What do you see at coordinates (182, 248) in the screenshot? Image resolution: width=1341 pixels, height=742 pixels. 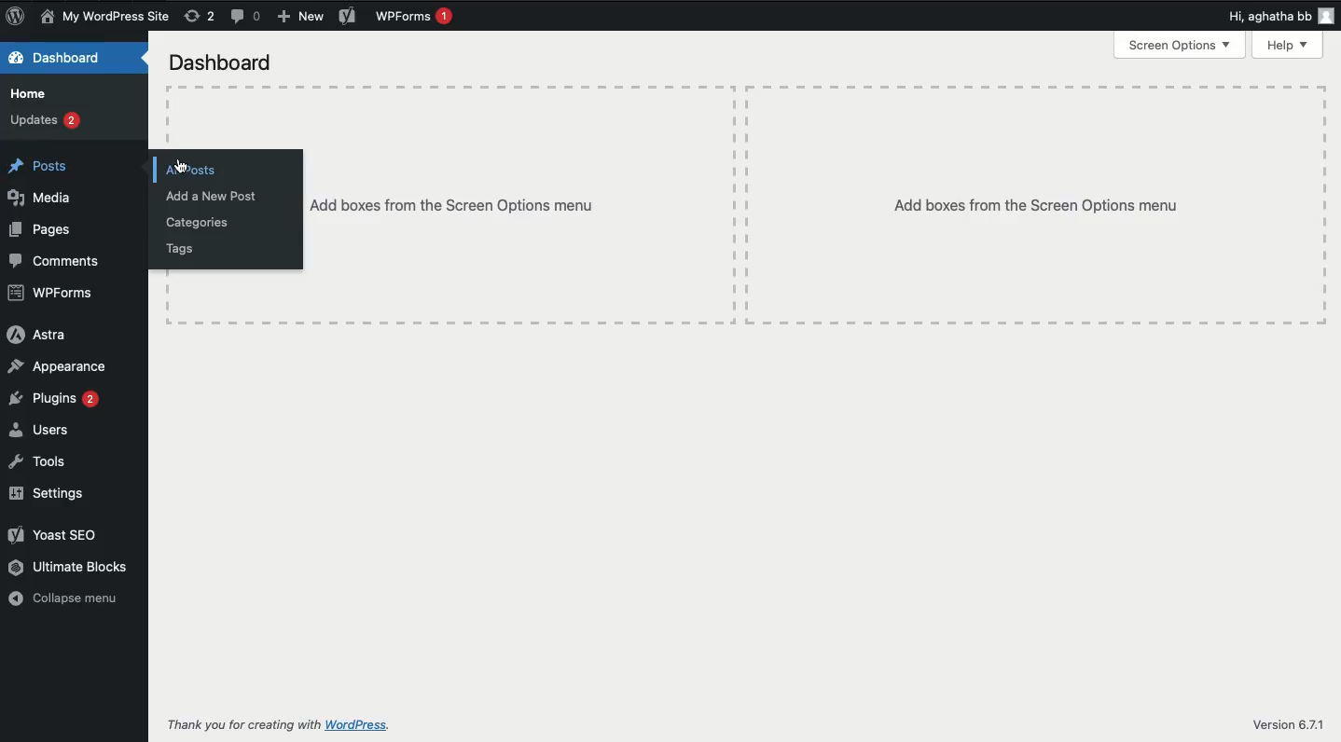 I see `Tags` at bounding box center [182, 248].